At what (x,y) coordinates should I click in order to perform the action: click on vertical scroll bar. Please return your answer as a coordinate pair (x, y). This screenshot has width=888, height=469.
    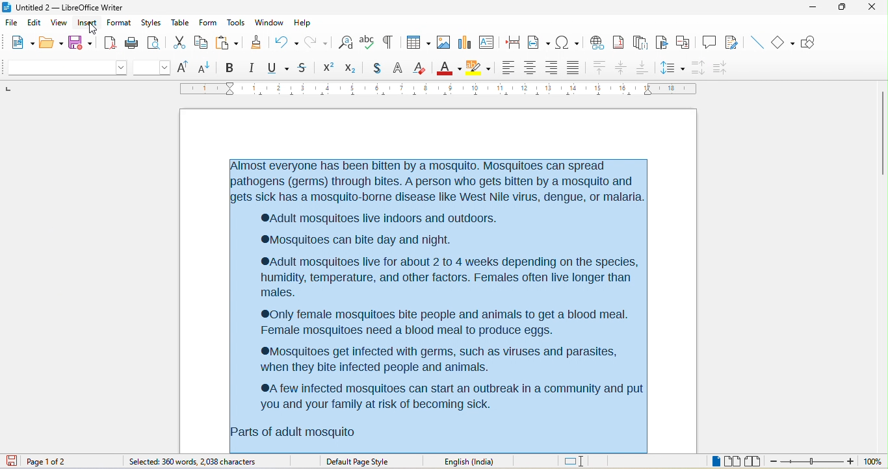
    Looking at the image, I should click on (882, 133).